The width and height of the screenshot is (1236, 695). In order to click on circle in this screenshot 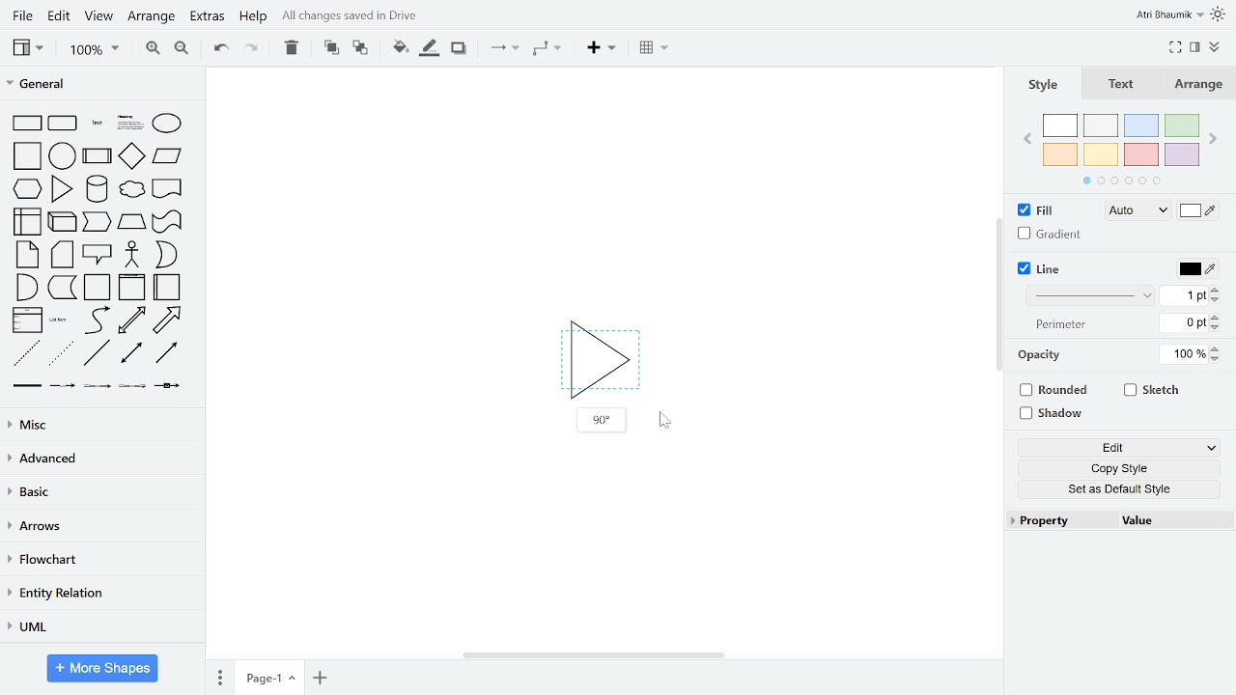, I will do `click(63, 155)`.